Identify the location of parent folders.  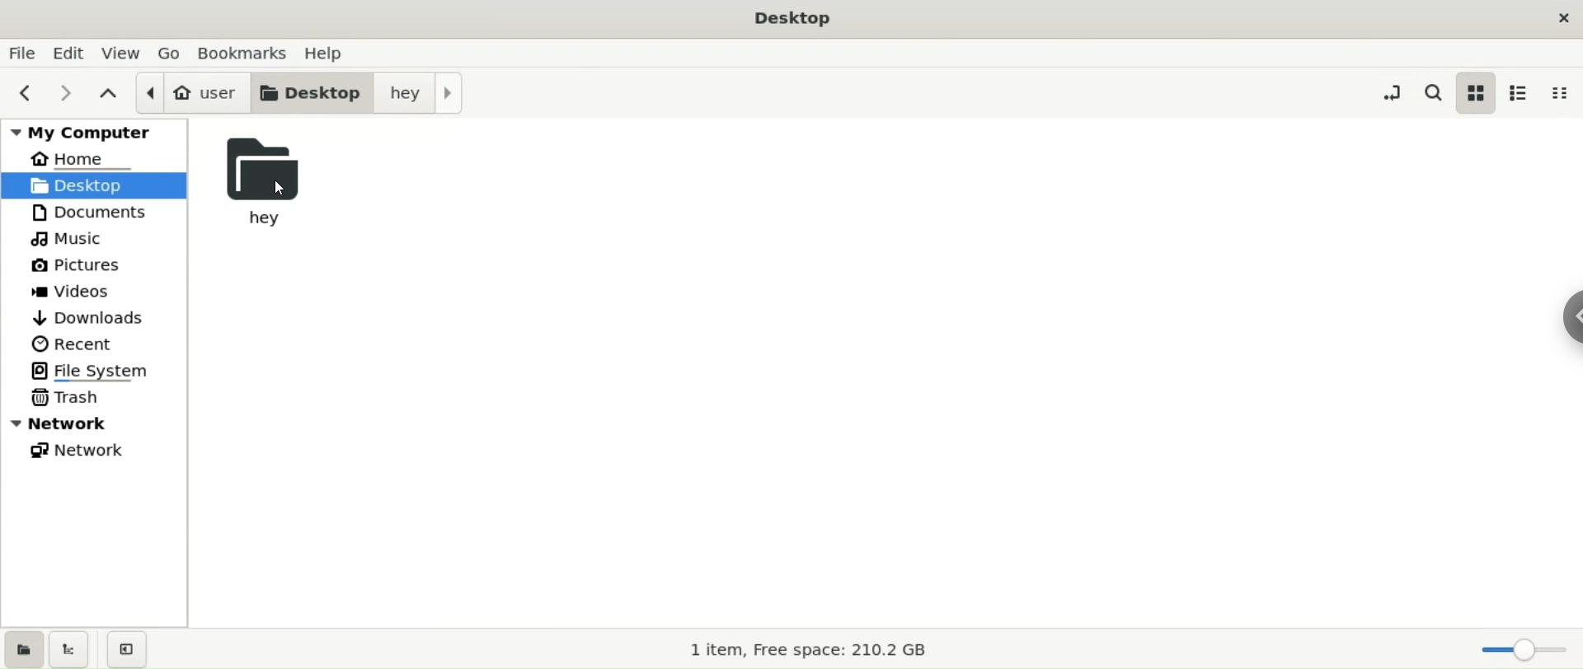
(111, 96).